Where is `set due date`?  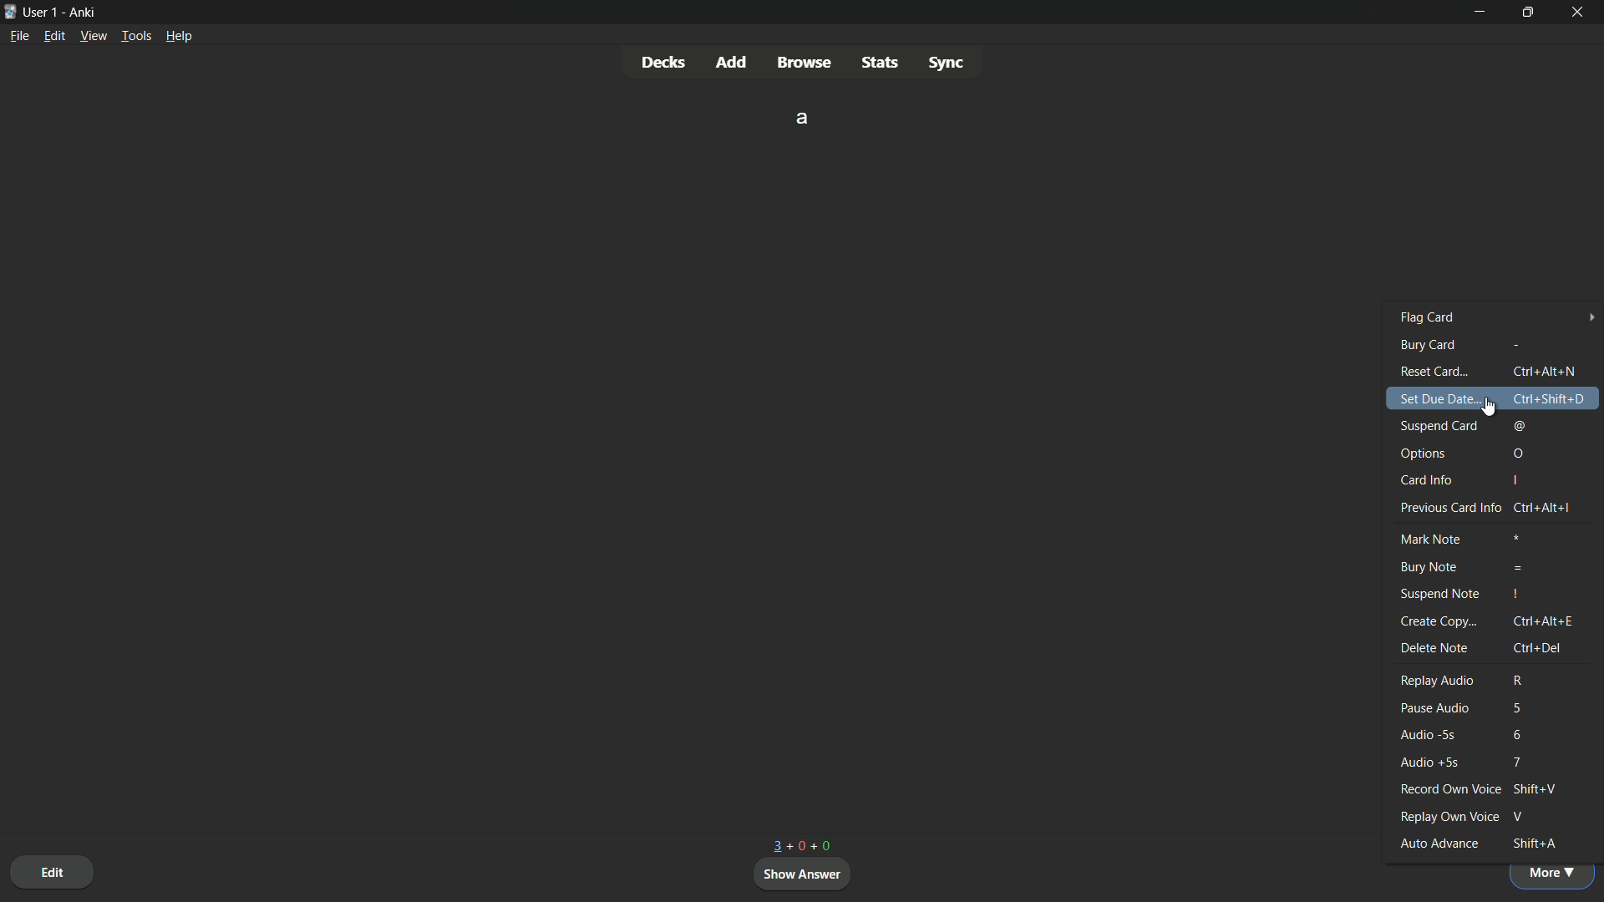
set due date is located at coordinates (1436, 400).